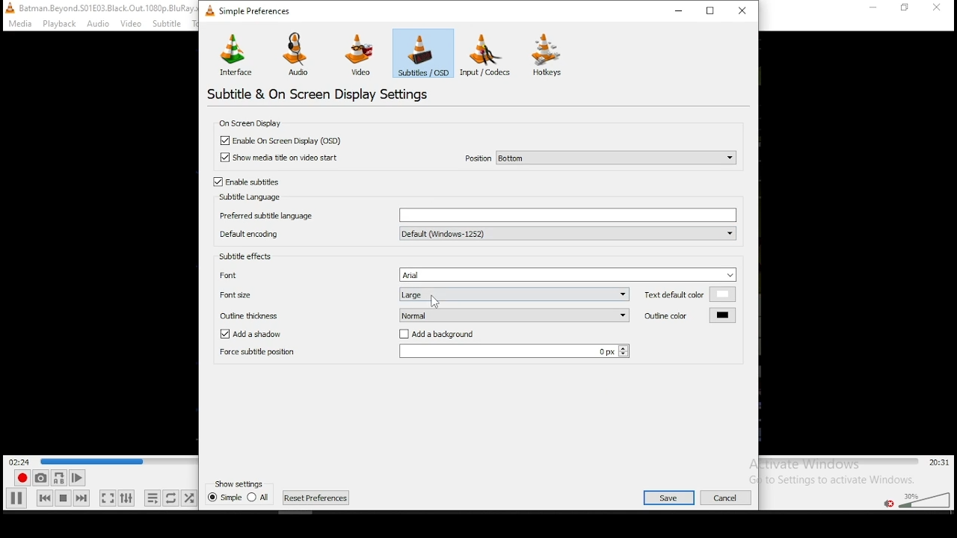  What do you see at coordinates (119, 461) in the screenshot?
I see `seek bar` at bounding box center [119, 461].